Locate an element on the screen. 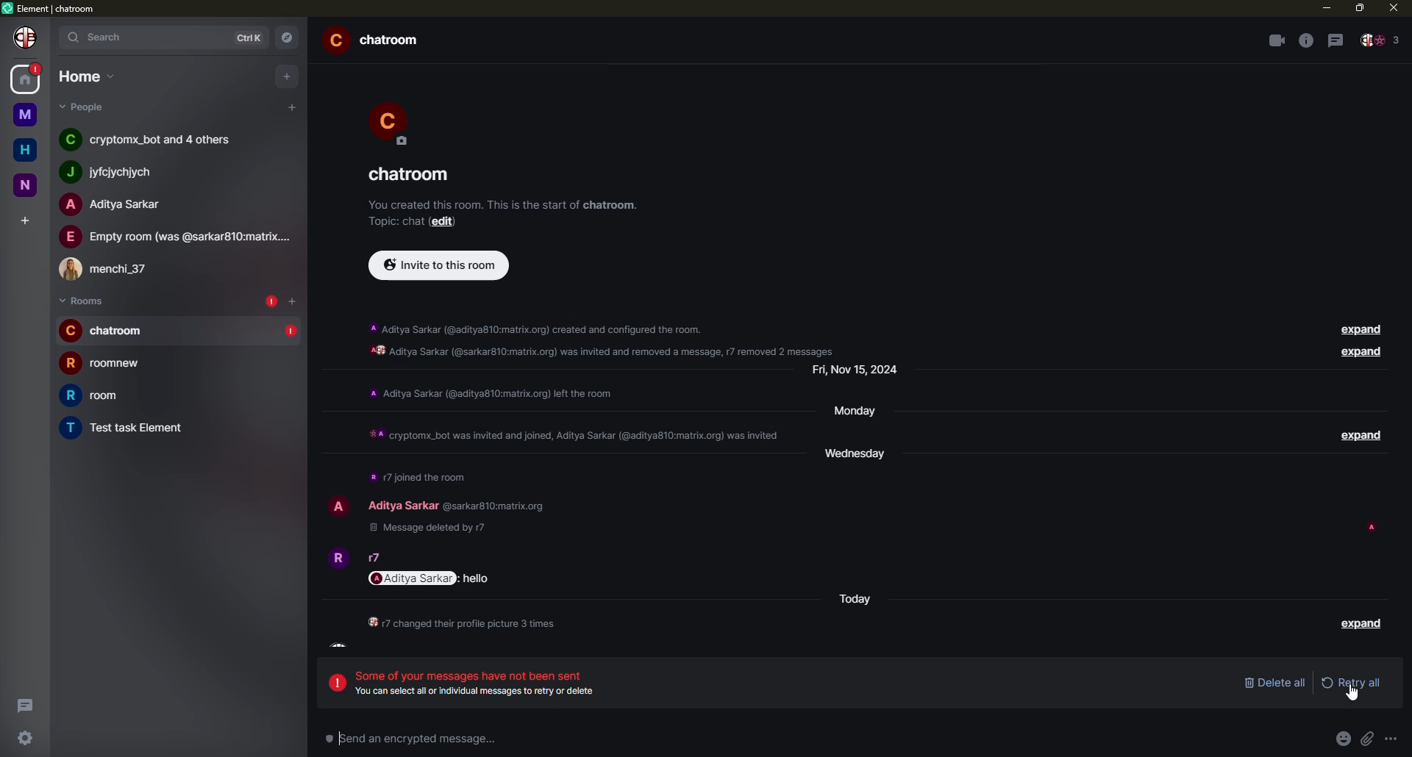  threads is located at coordinates (1336, 39).